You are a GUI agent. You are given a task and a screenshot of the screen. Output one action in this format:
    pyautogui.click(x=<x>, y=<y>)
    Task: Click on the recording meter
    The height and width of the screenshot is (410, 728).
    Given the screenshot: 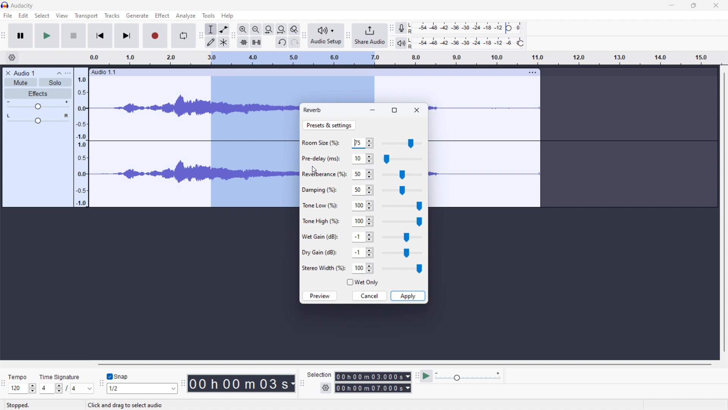 What is the action you would take?
    pyautogui.click(x=402, y=28)
    